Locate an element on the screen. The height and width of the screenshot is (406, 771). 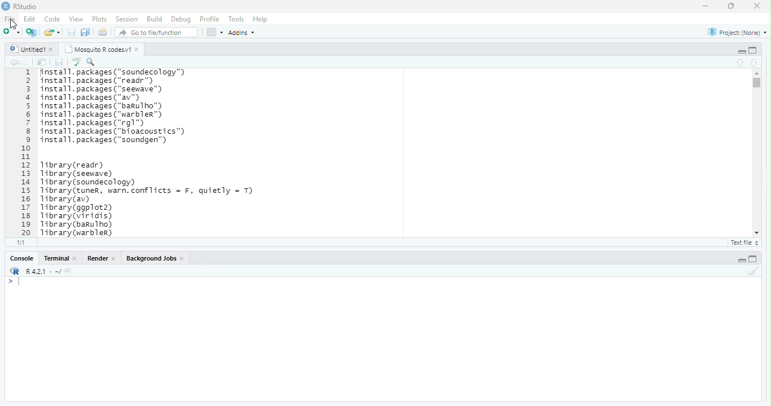
> is located at coordinates (10, 282).